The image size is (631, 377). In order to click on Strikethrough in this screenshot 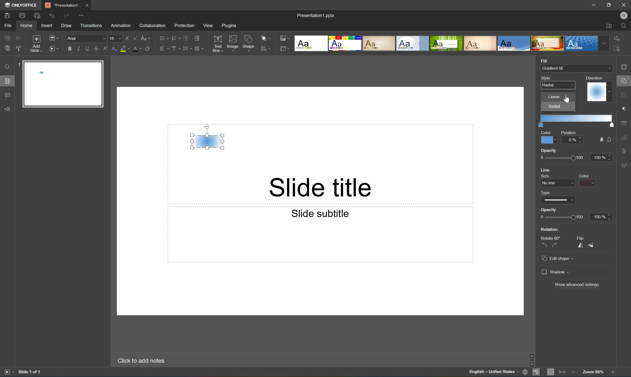, I will do `click(96, 49)`.